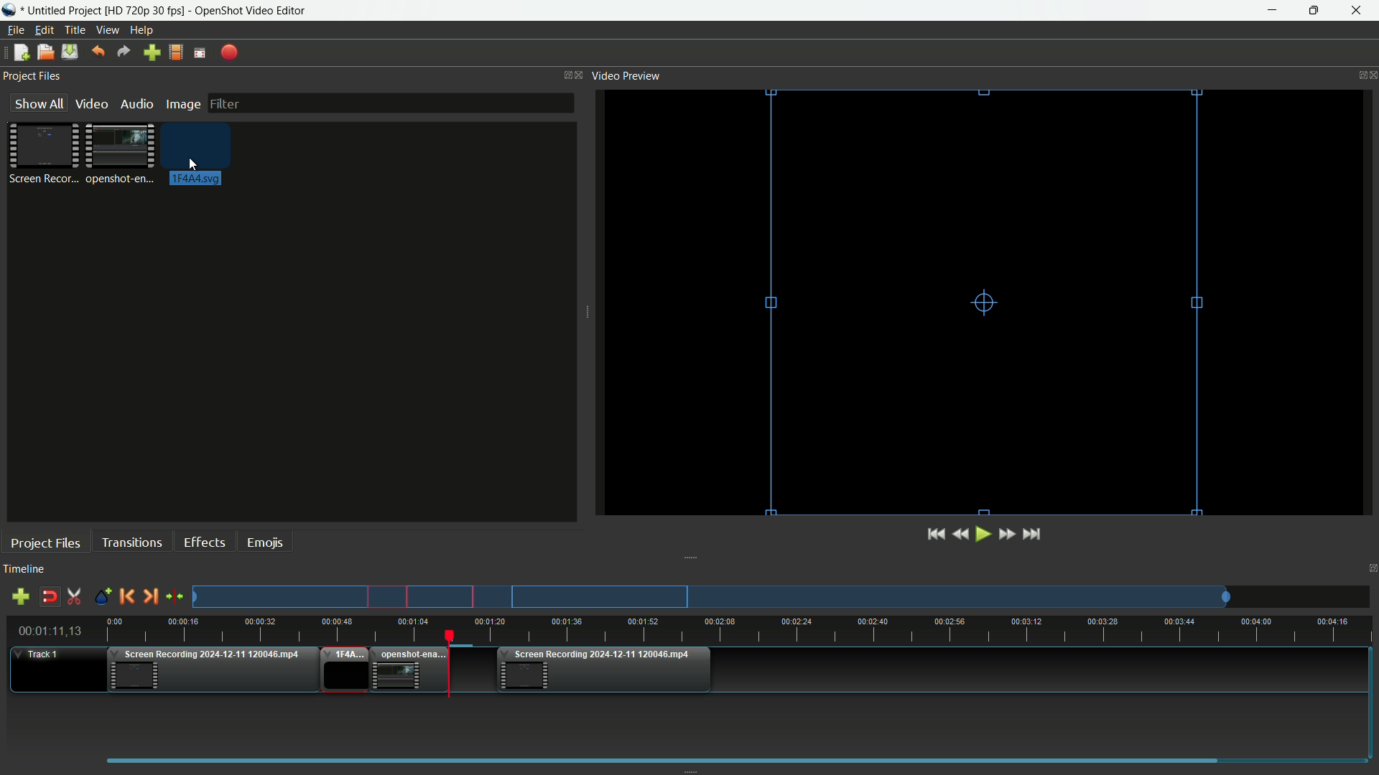 The width and height of the screenshot is (1379, 775). What do you see at coordinates (210, 672) in the screenshot?
I see `Video one in timeline` at bounding box center [210, 672].